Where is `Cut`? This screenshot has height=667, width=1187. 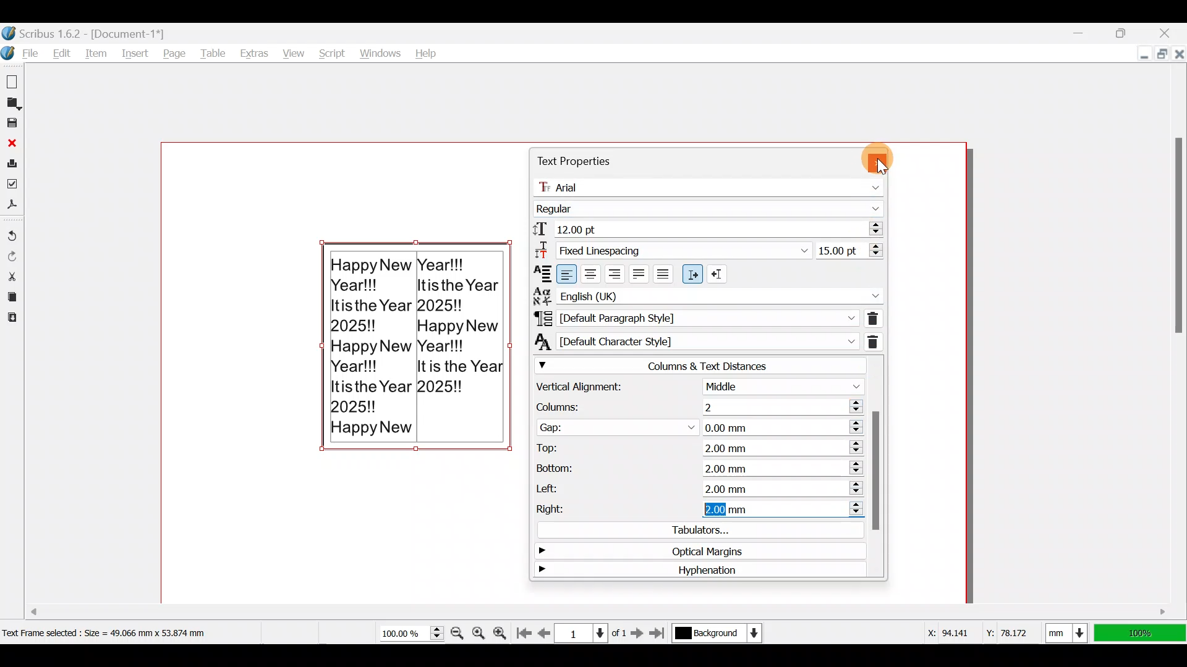 Cut is located at coordinates (12, 275).